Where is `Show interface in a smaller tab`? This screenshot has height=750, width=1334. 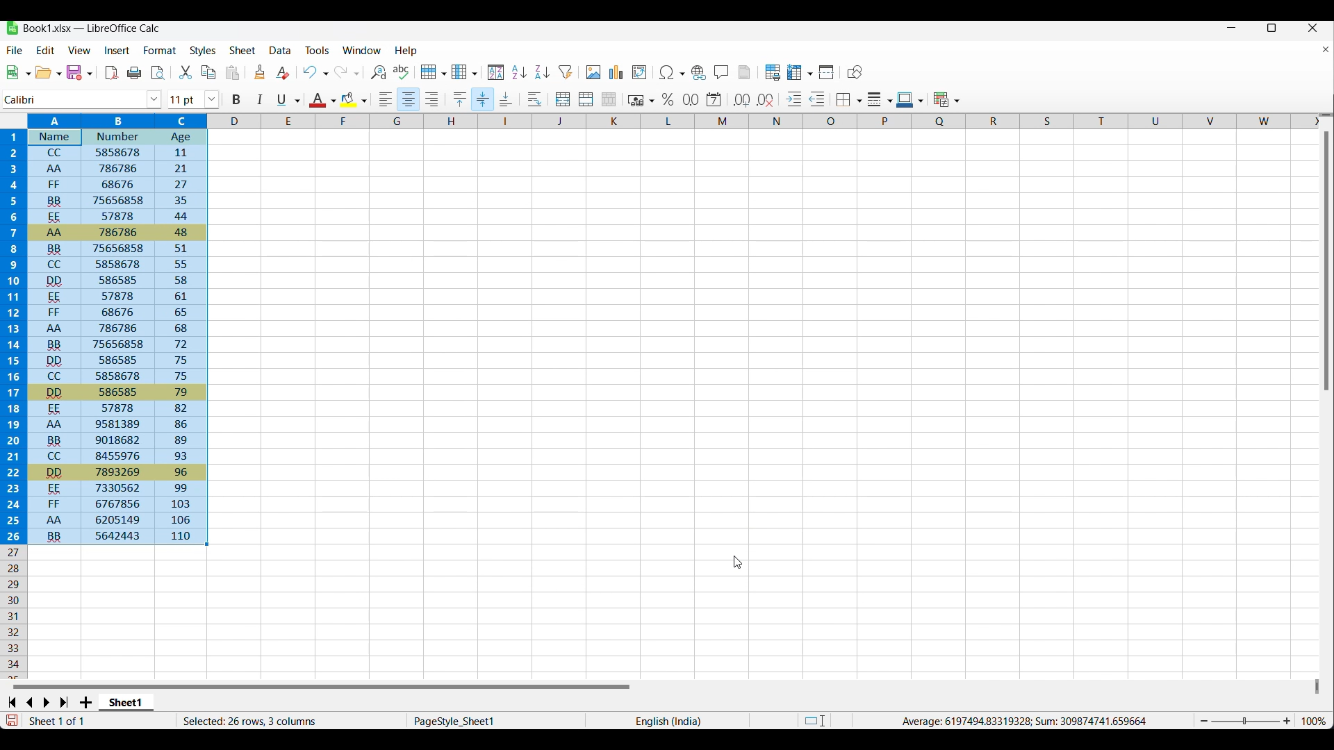 Show interface in a smaller tab is located at coordinates (1272, 28).